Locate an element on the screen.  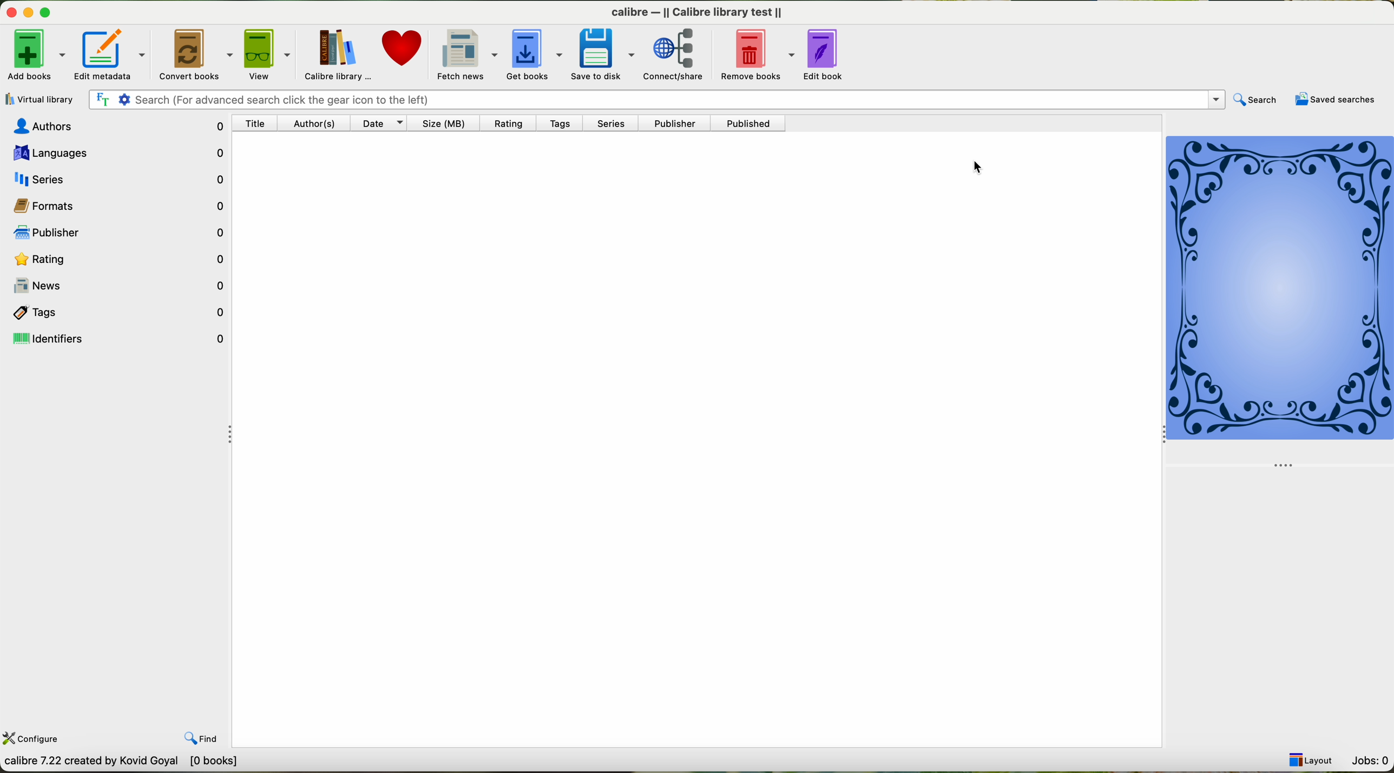
book cover preview is located at coordinates (1281, 288).